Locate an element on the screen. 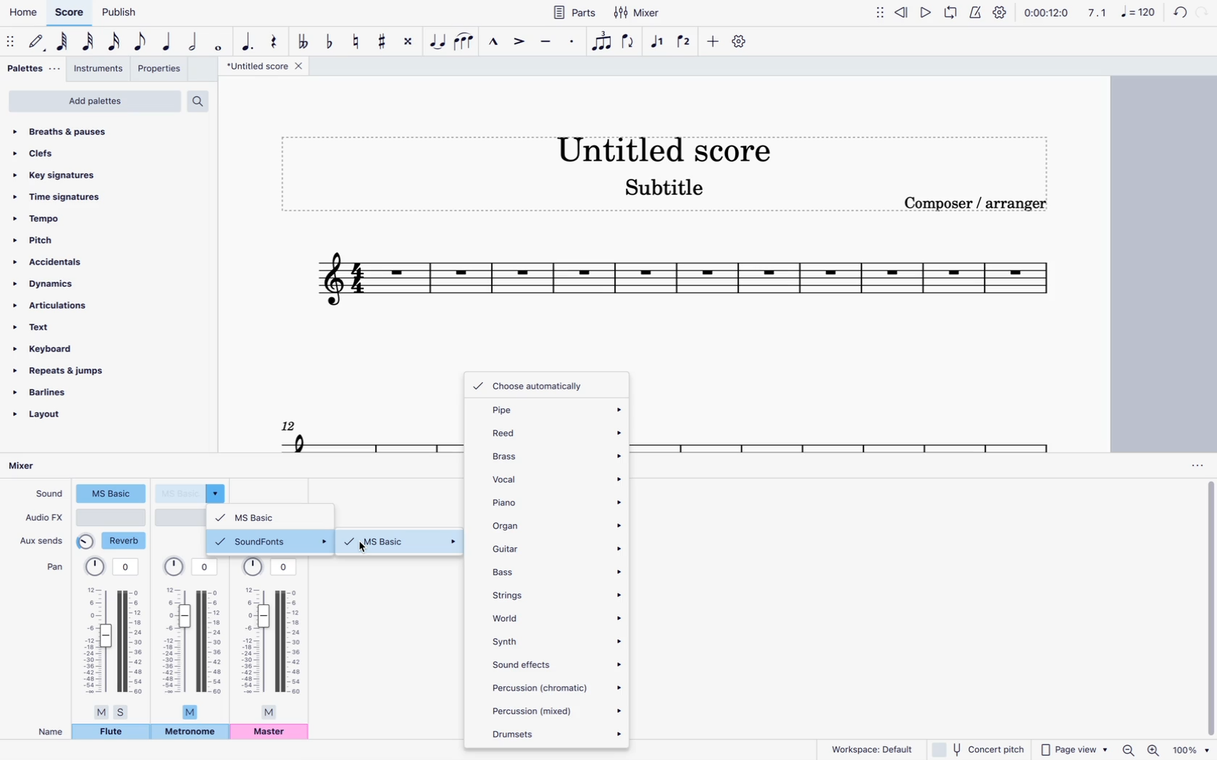  sound effects is located at coordinates (556, 663).